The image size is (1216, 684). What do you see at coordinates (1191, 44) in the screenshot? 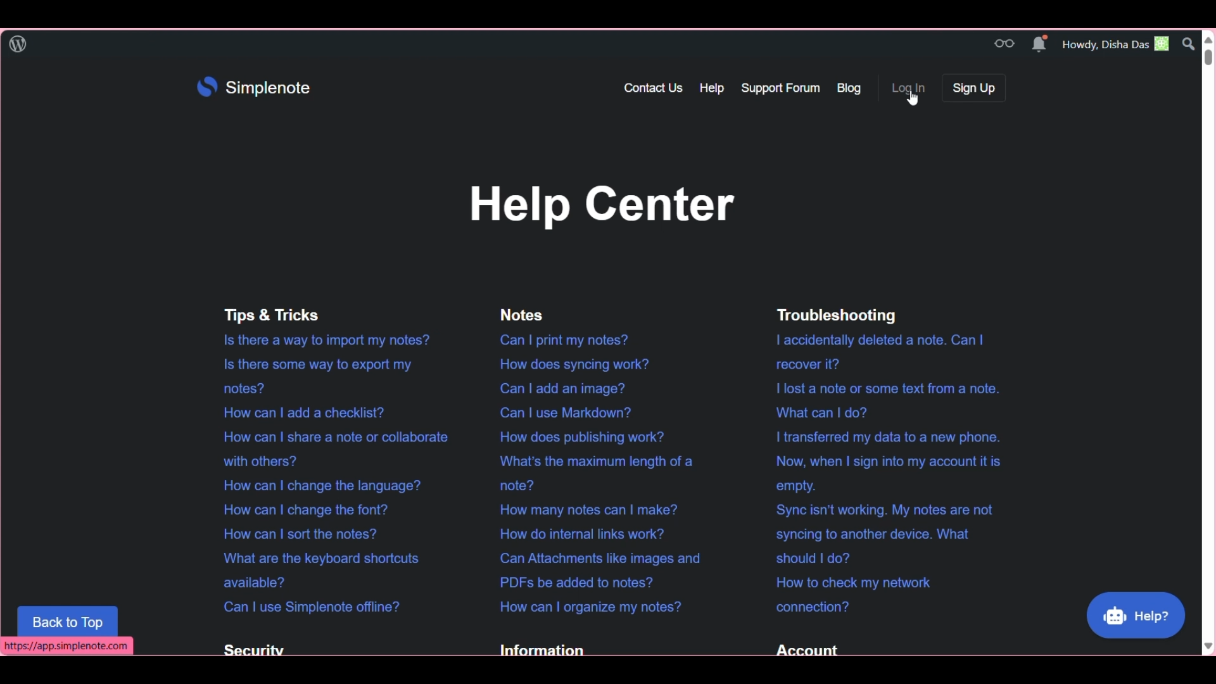
I see `Click to search` at bounding box center [1191, 44].